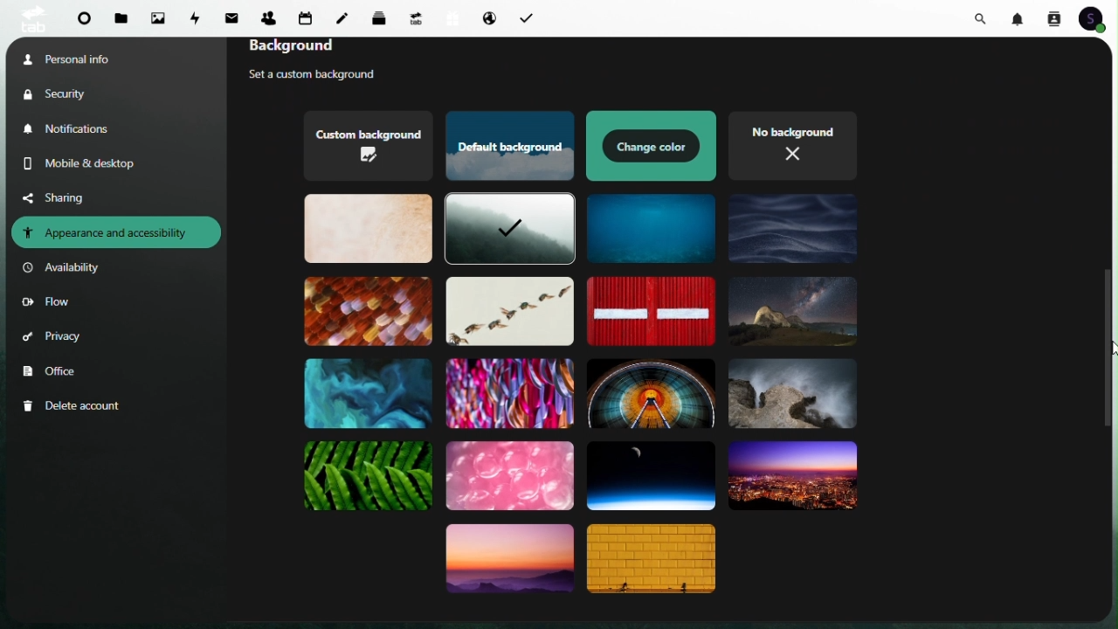 This screenshot has width=1118, height=629. Describe the element at coordinates (509, 564) in the screenshot. I see `Themes` at that location.